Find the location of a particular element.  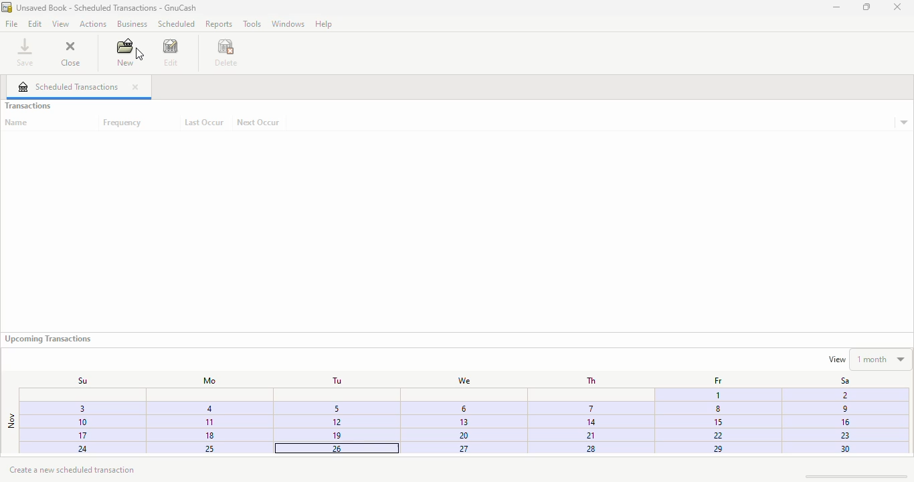

10 is located at coordinates (71, 422).